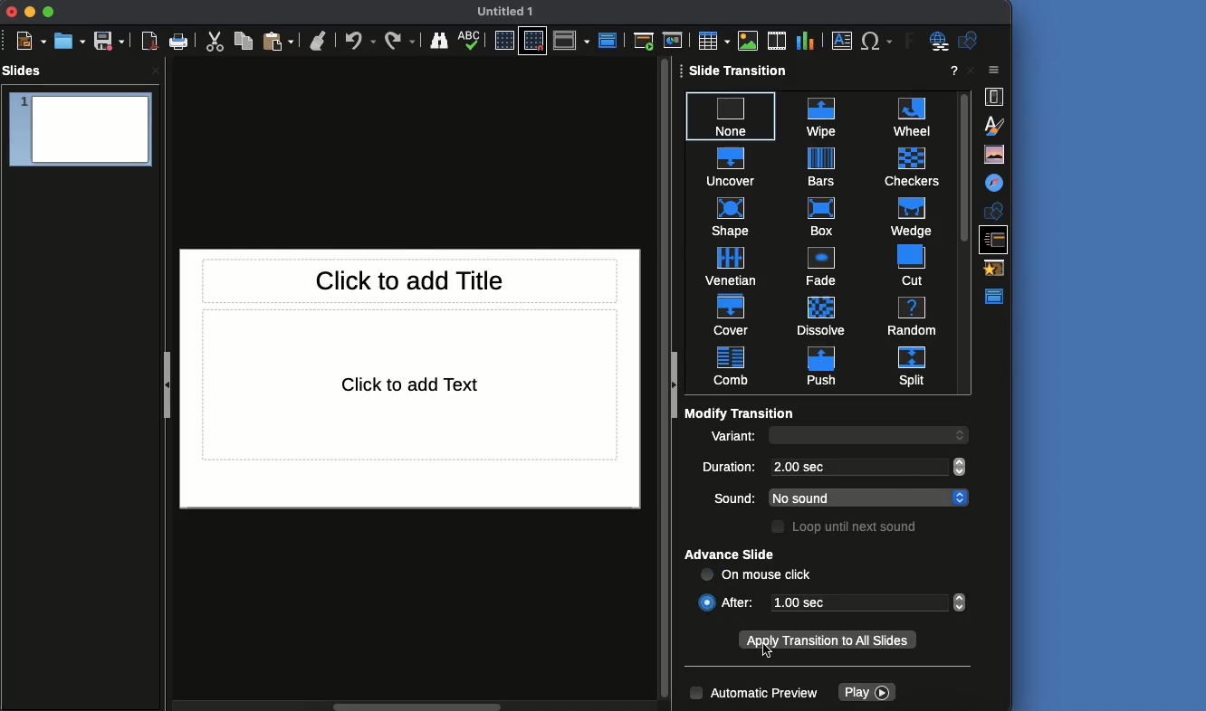 The width and height of the screenshot is (1206, 711). I want to click on Slide transition, so click(740, 71).